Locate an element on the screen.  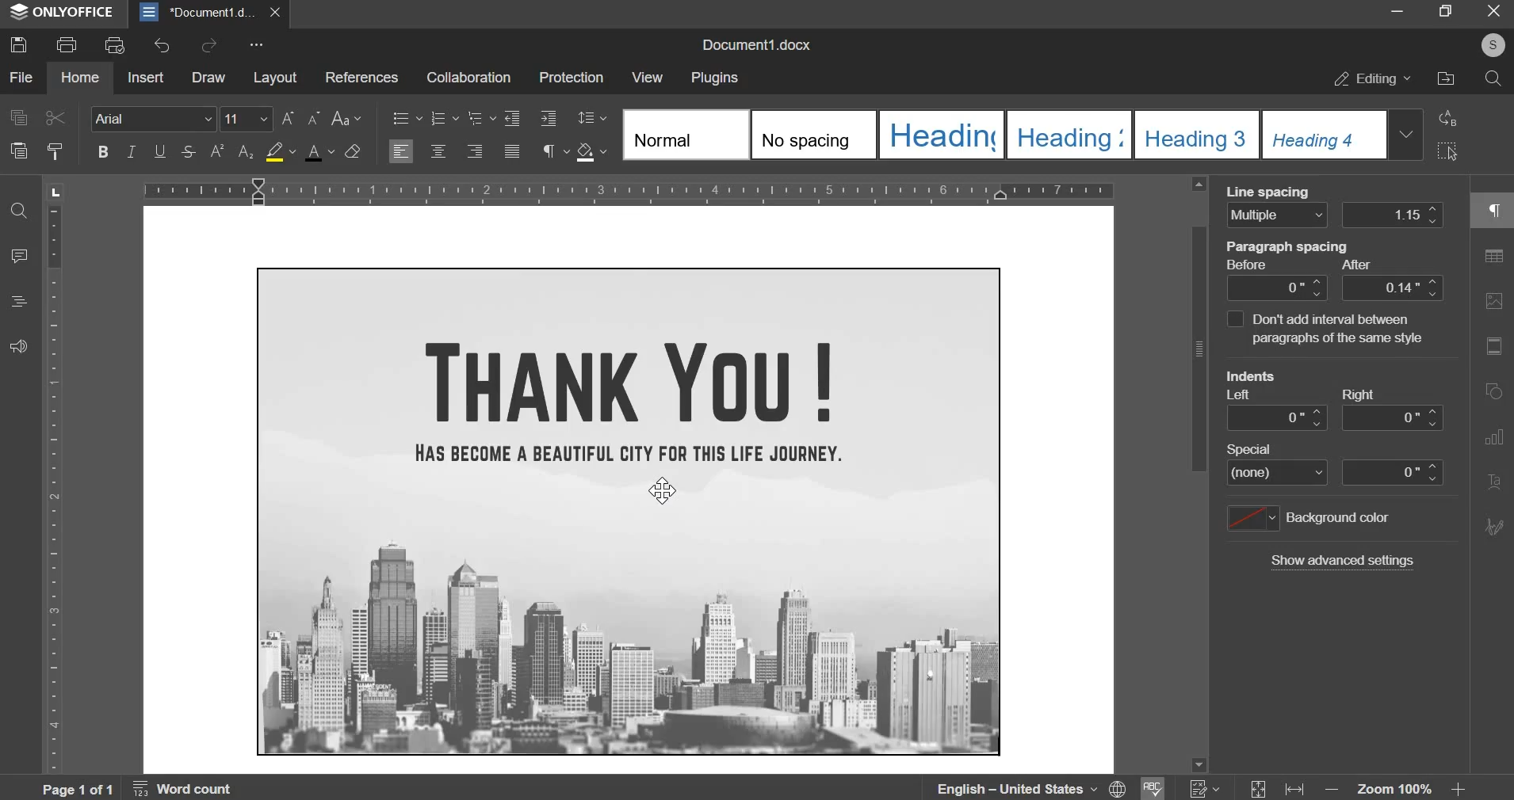
text color is located at coordinates (319, 151).